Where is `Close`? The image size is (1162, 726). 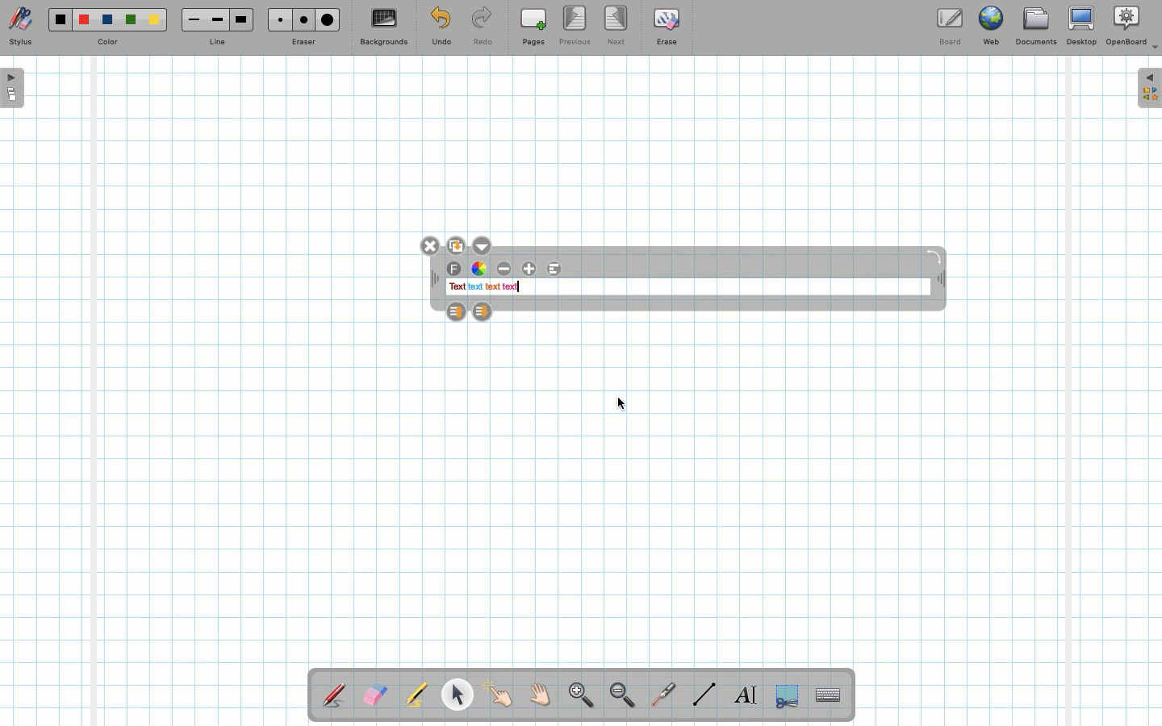 Close is located at coordinates (428, 246).